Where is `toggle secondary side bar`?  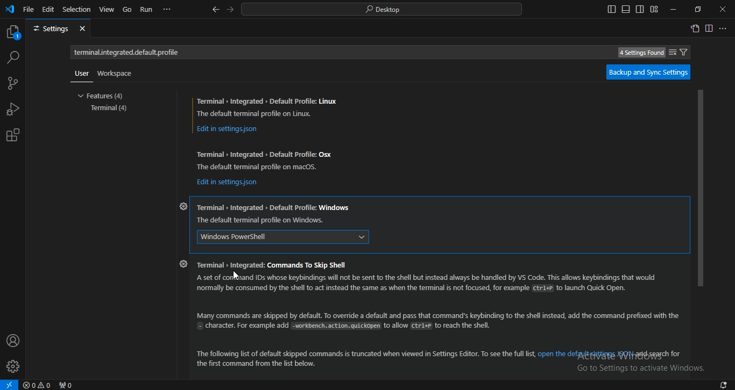
toggle secondary side bar is located at coordinates (639, 9).